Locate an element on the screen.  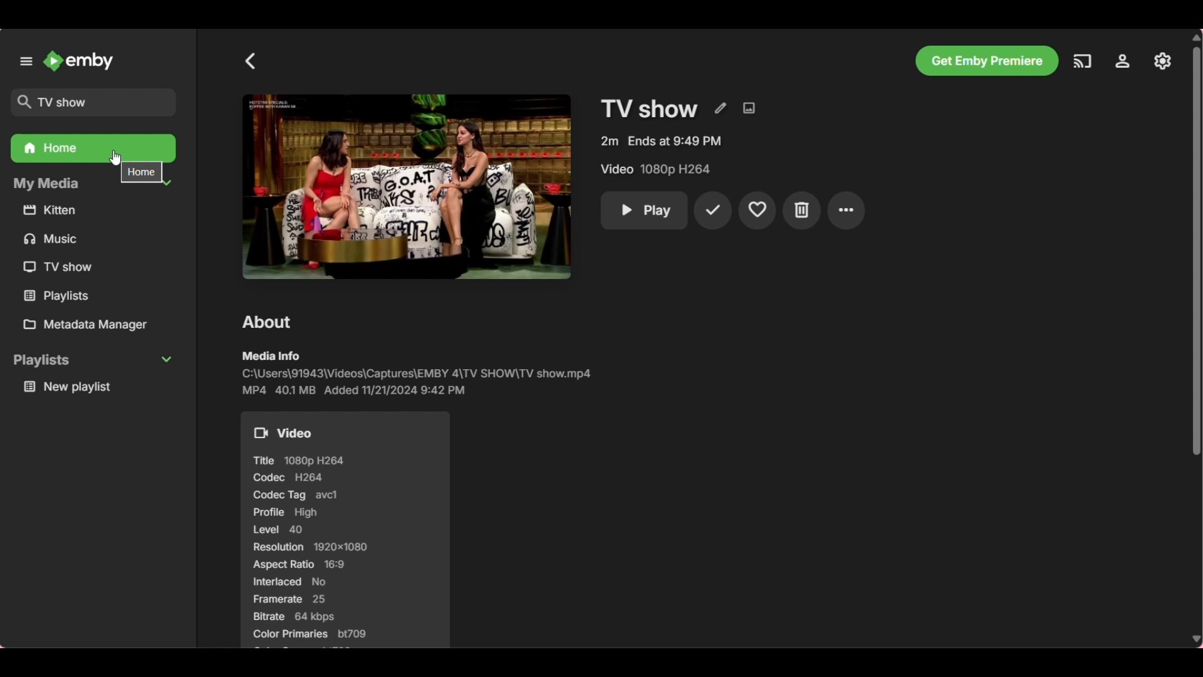
home is located at coordinates (143, 171).